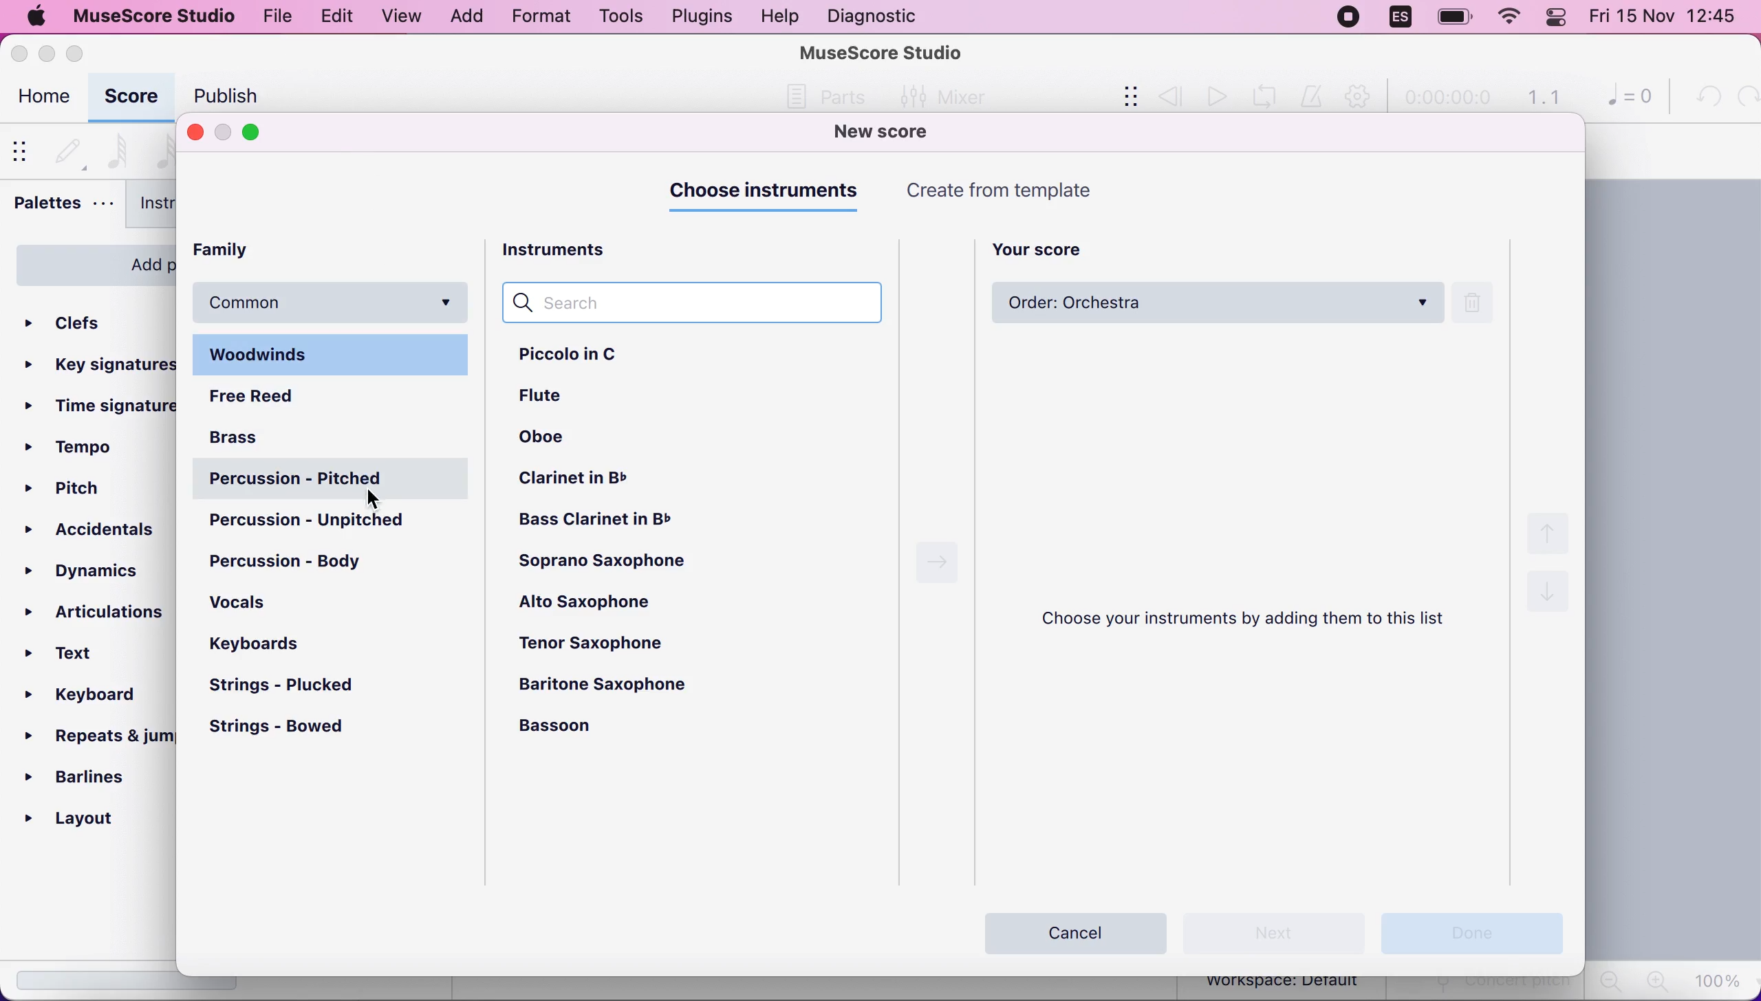  I want to click on close, so click(195, 131).